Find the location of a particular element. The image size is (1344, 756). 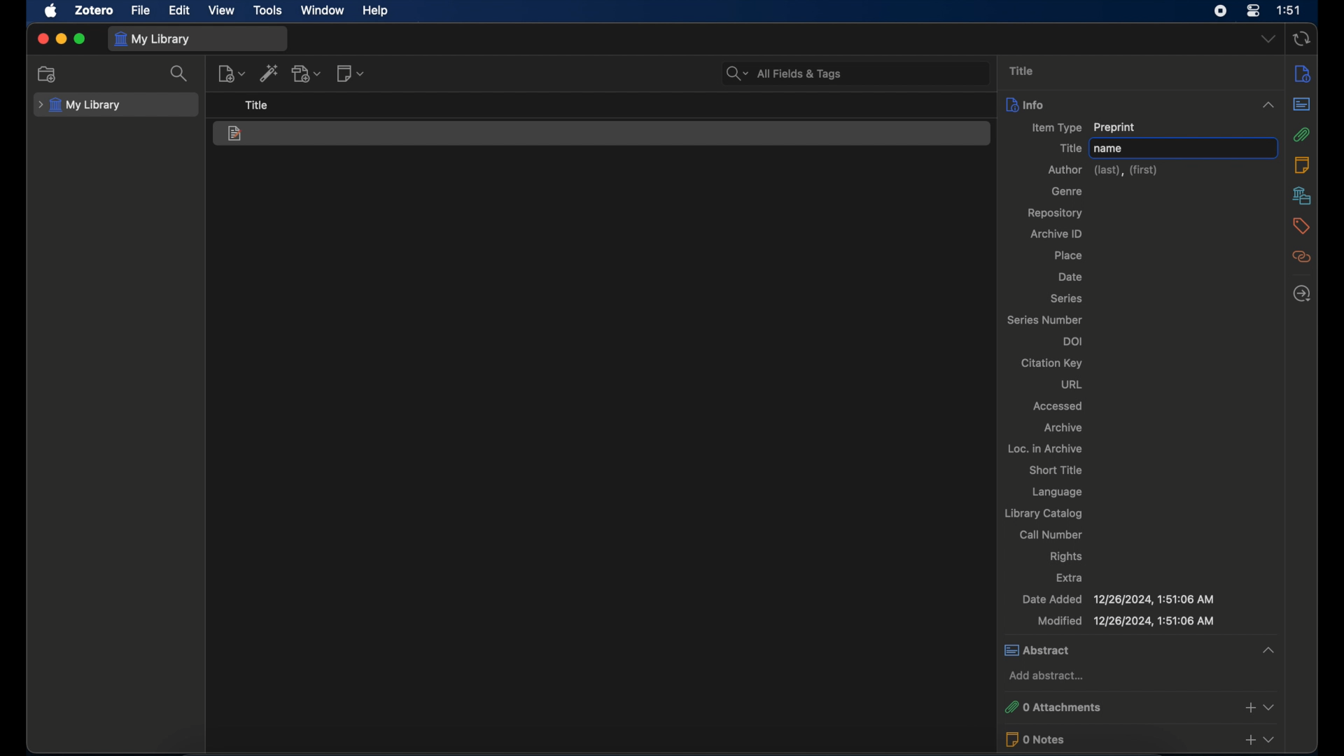

1:51 is located at coordinates (1290, 10).